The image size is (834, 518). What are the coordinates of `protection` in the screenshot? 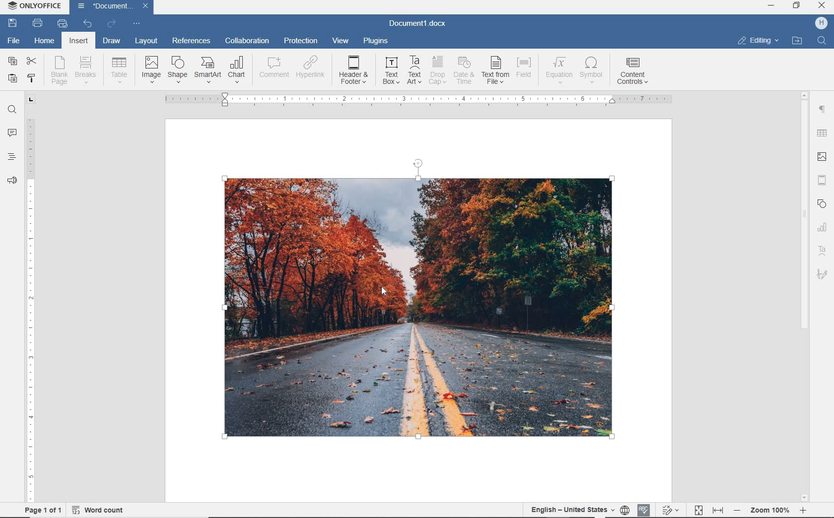 It's located at (301, 43).